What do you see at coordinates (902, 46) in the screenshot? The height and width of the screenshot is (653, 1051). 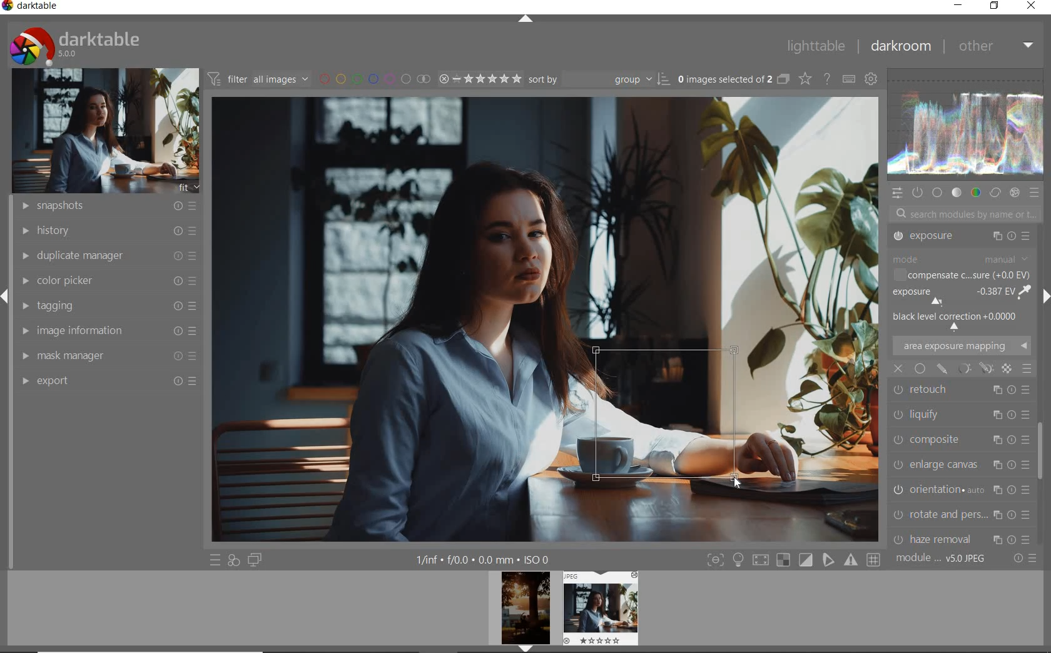 I see `DARKROOM` at bounding box center [902, 46].